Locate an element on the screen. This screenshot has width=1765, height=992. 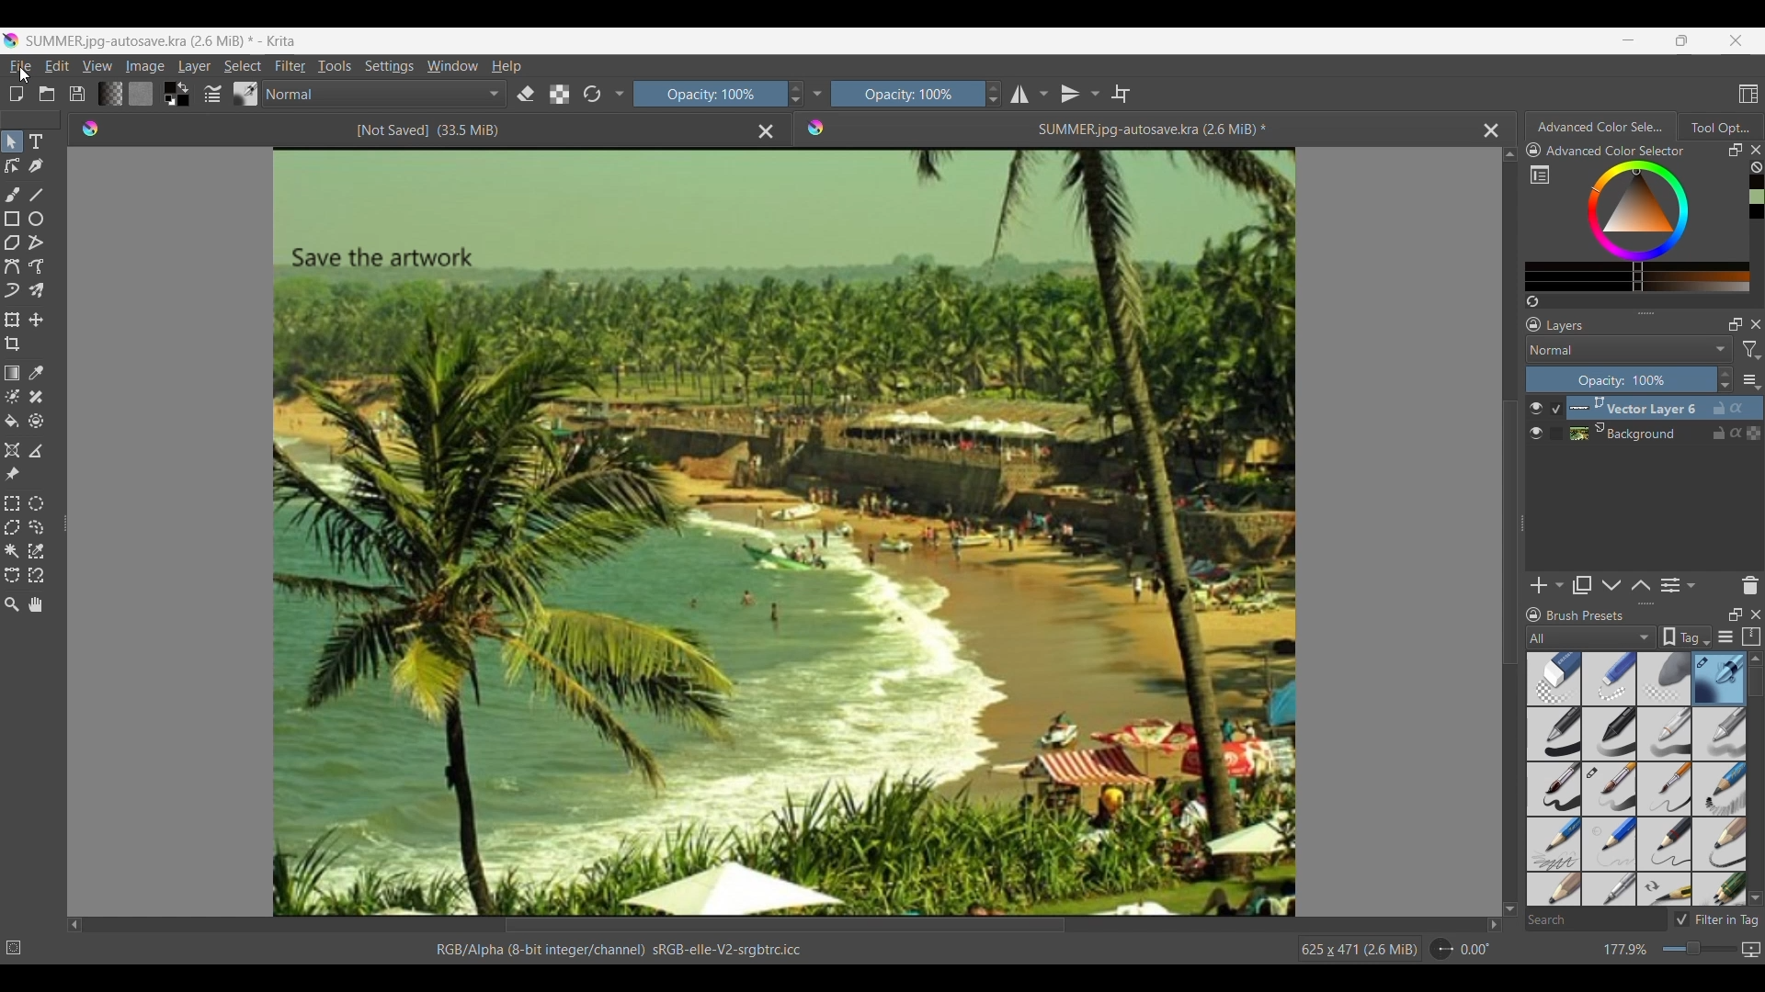
Tab 2, unselected is located at coordinates (1719, 127).